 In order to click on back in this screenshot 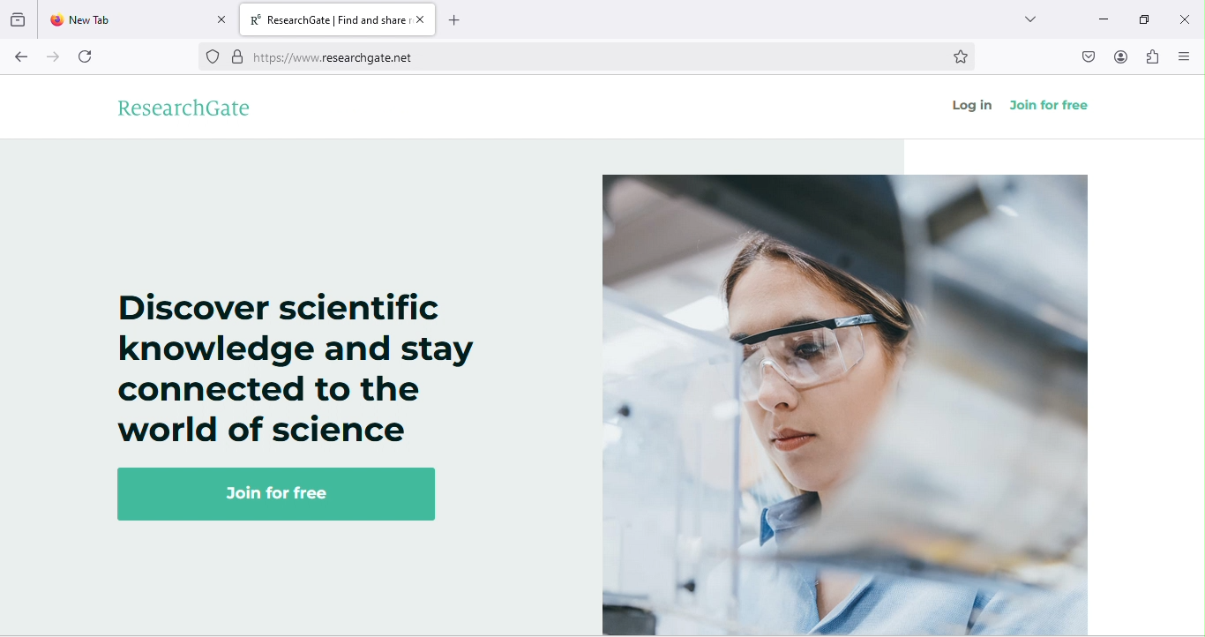, I will do `click(21, 59)`.